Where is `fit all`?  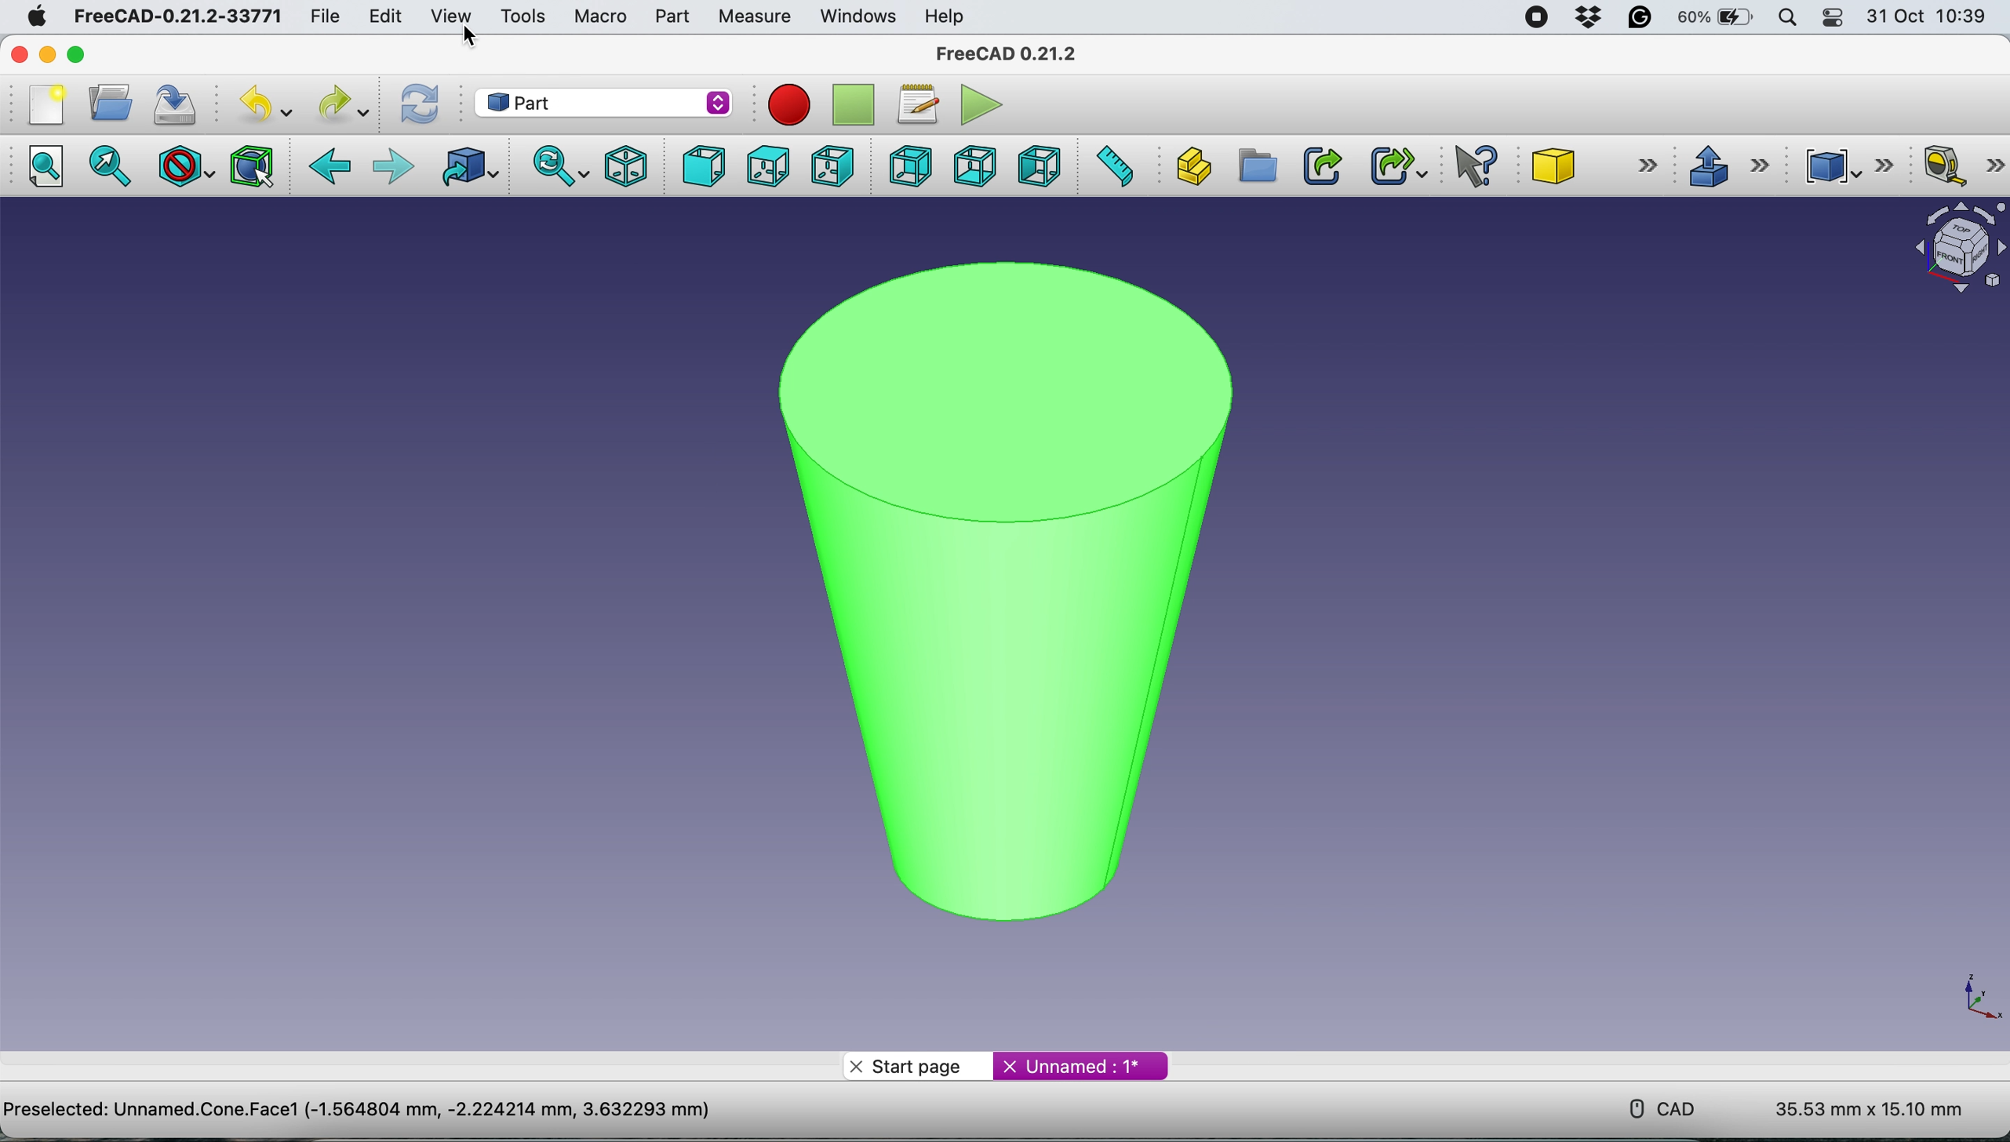 fit all is located at coordinates (51, 171).